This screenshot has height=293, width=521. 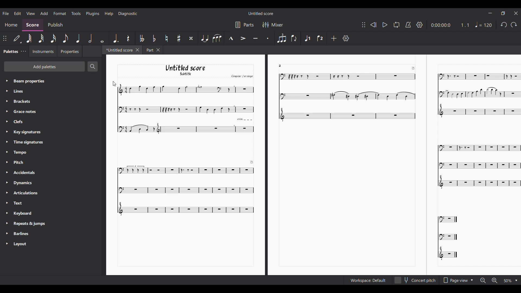 What do you see at coordinates (128, 38) in the screenshot?
I see `Rest` at bounding box center [128, 38].